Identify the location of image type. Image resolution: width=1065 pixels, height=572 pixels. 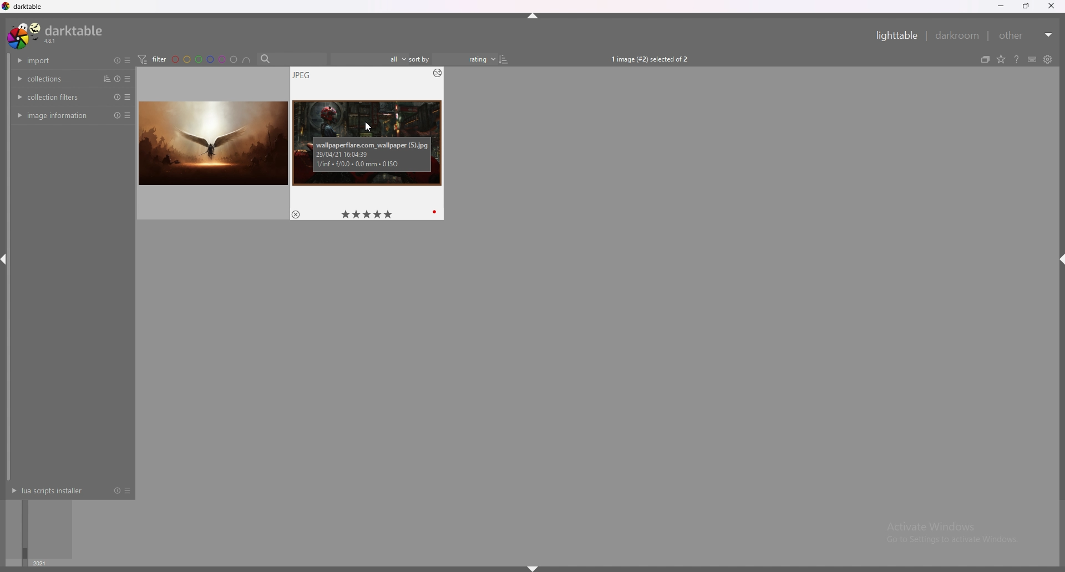
(301, 75).